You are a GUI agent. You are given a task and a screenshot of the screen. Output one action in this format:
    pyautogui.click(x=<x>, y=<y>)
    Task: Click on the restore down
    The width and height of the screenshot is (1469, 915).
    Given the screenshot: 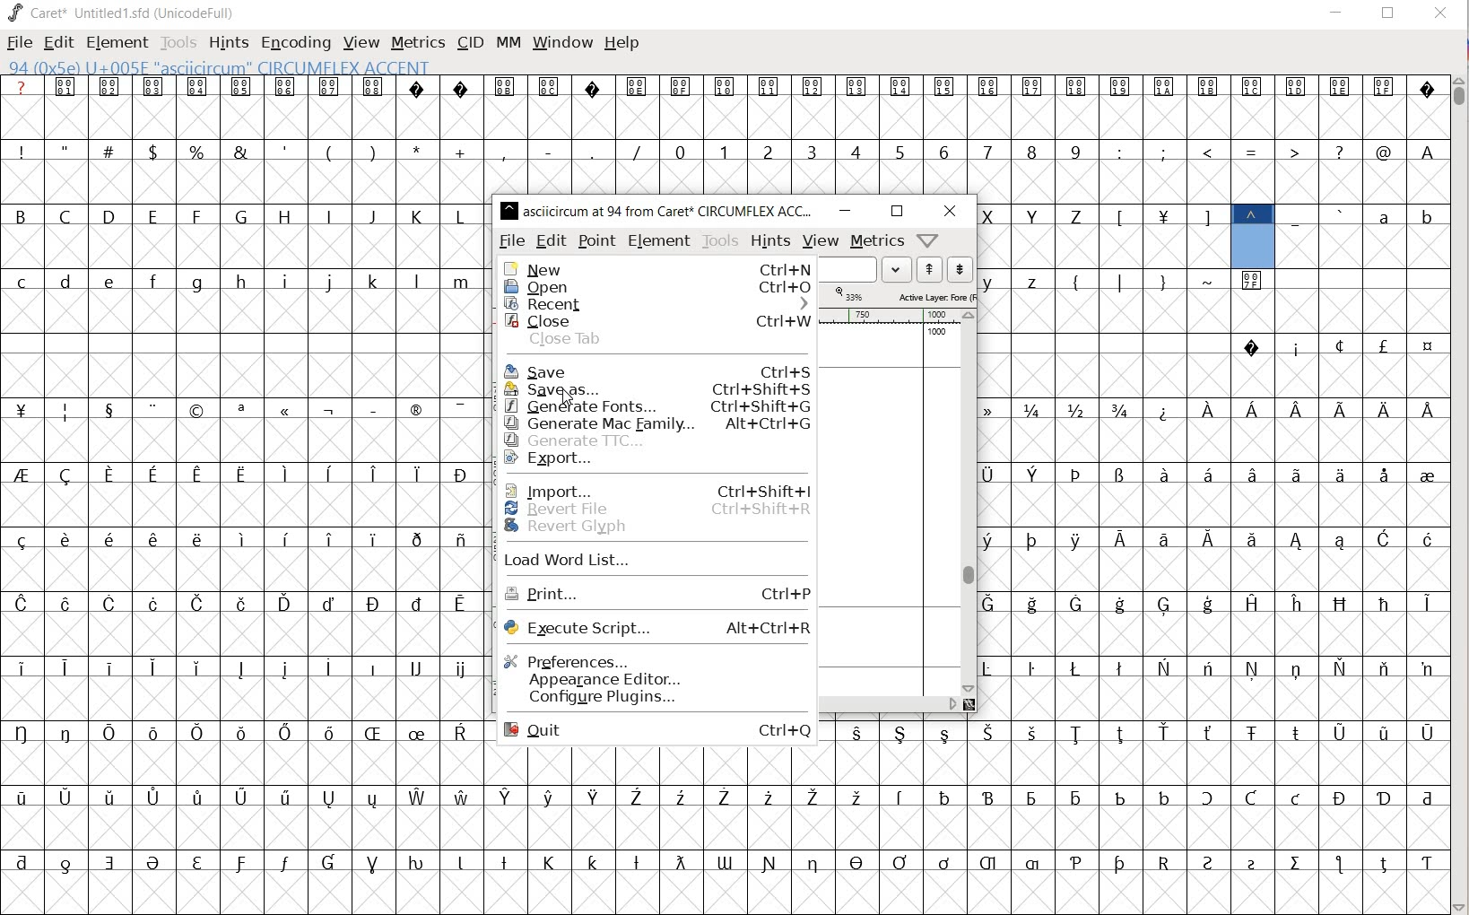 What is the action you would take?
    pyautogui.click(x=896, y=212)
    